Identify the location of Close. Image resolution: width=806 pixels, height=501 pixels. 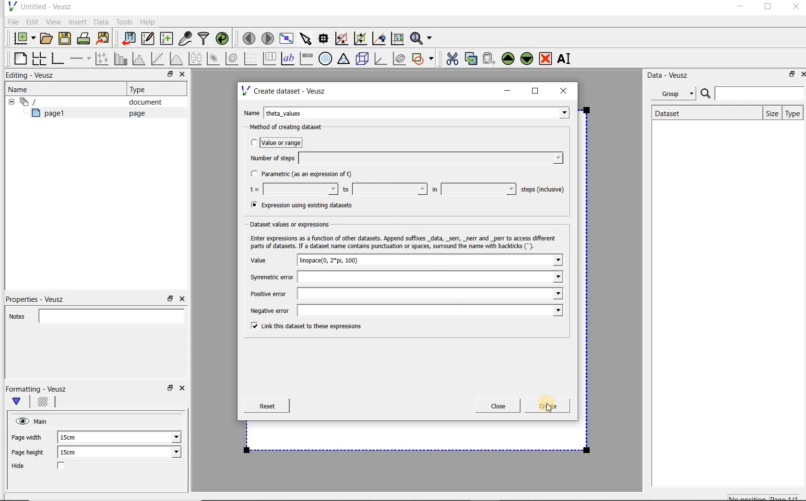
(795, 8).